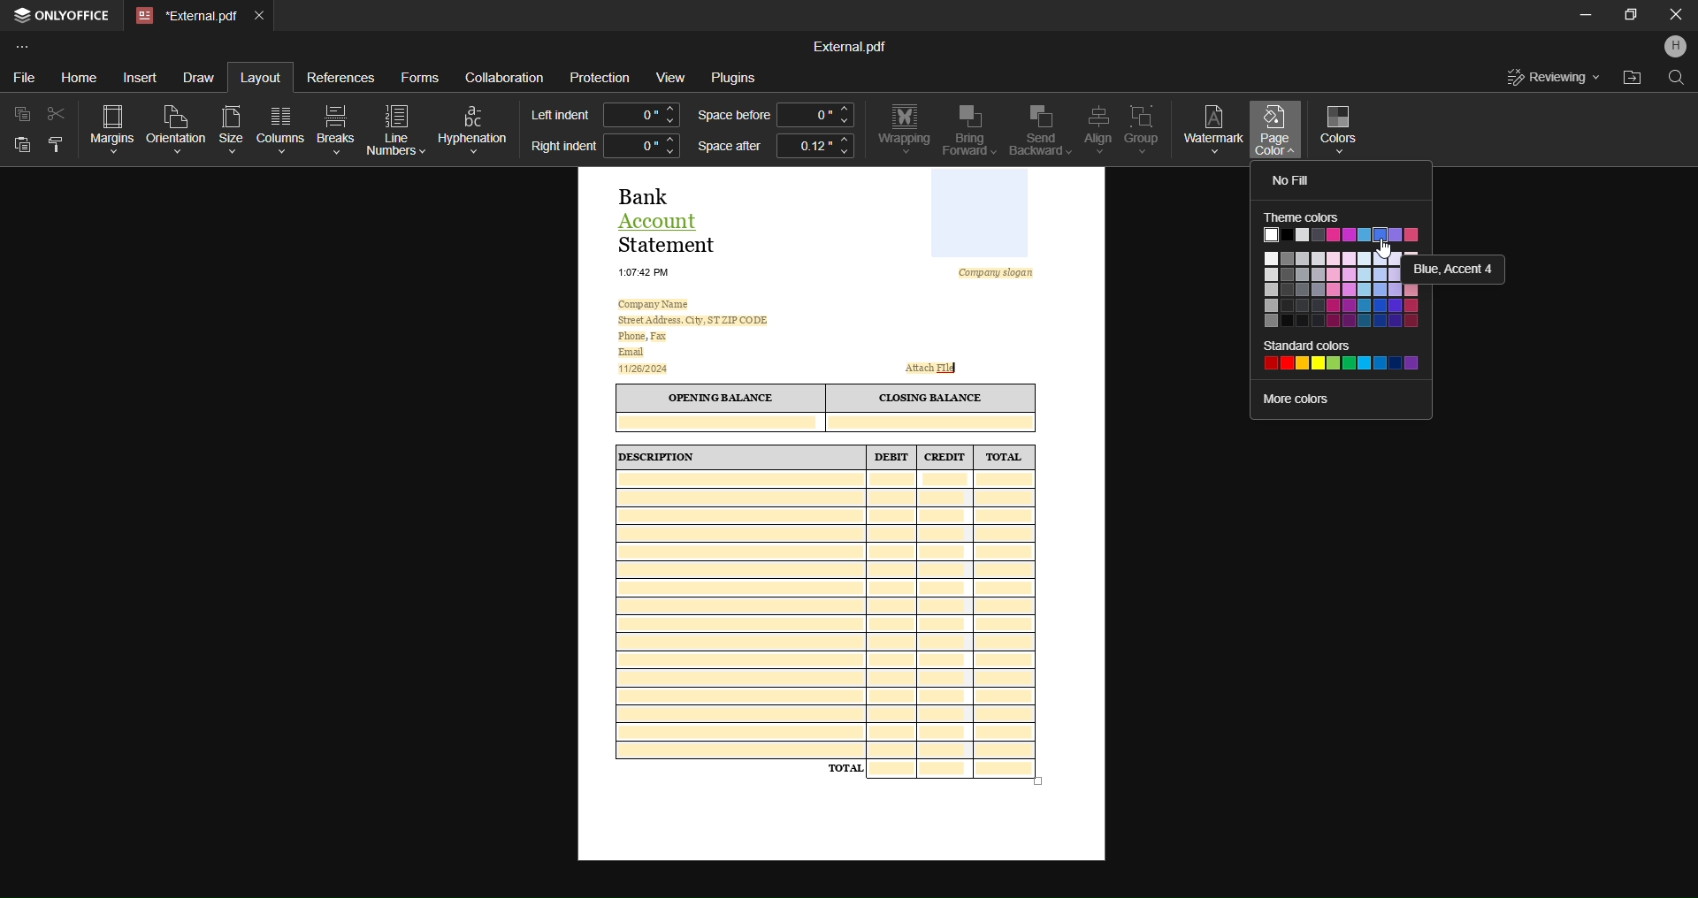 Image resolution: width=1698 pixels, height=898 pixels. Describe the element at coordinates (336, 129) in the screenshot. I see `Breaks` at that location.